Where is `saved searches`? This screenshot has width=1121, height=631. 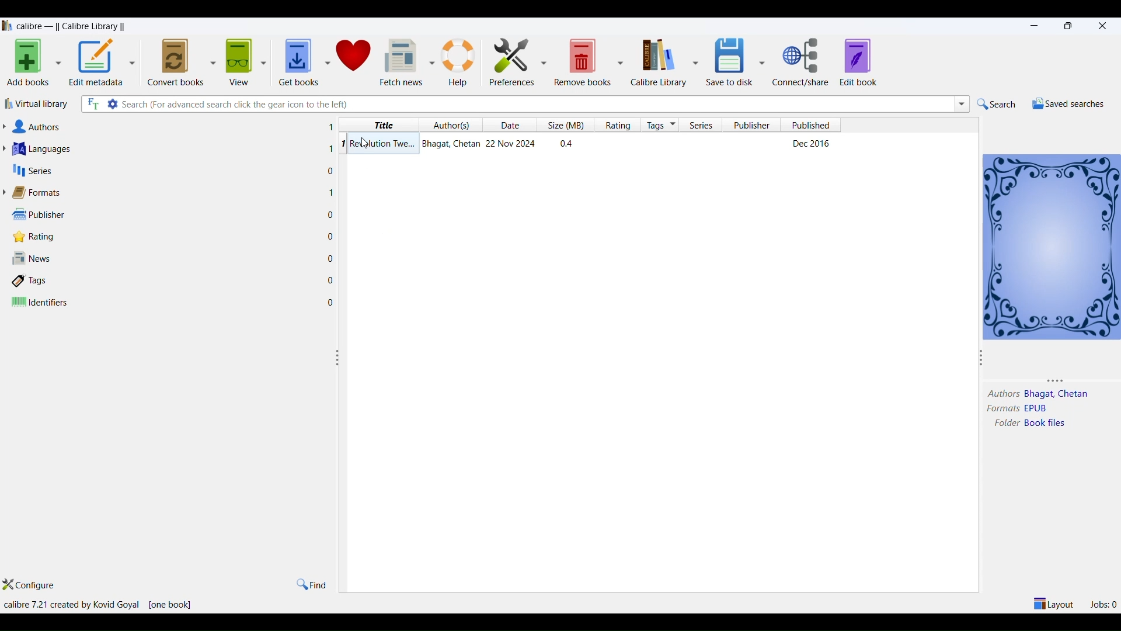 saved searches is located at coordinates (1066, 103).